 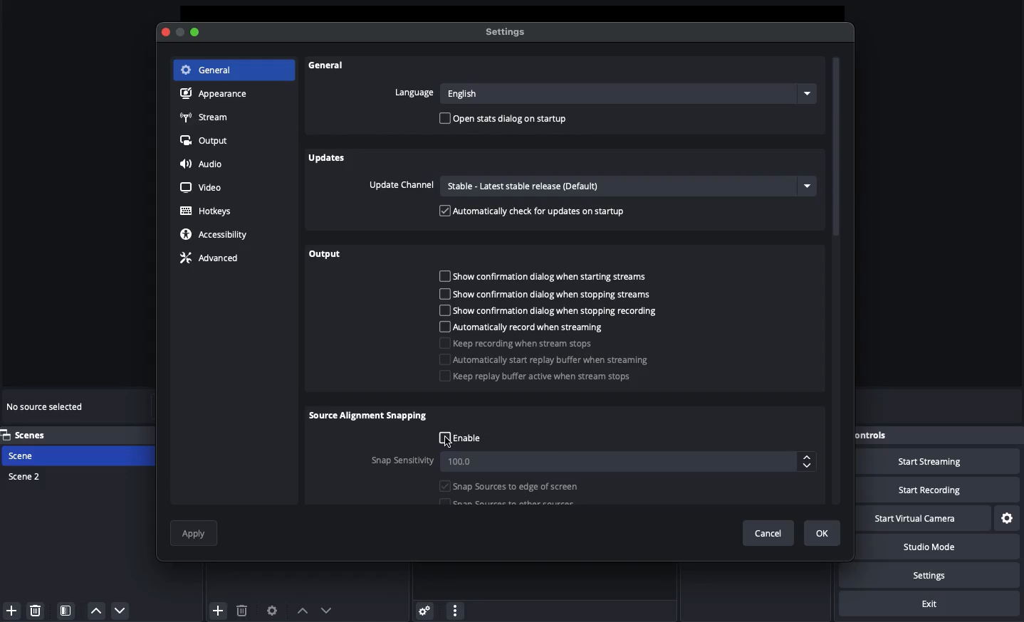 I want to click on General, so click(x=328, y=69).